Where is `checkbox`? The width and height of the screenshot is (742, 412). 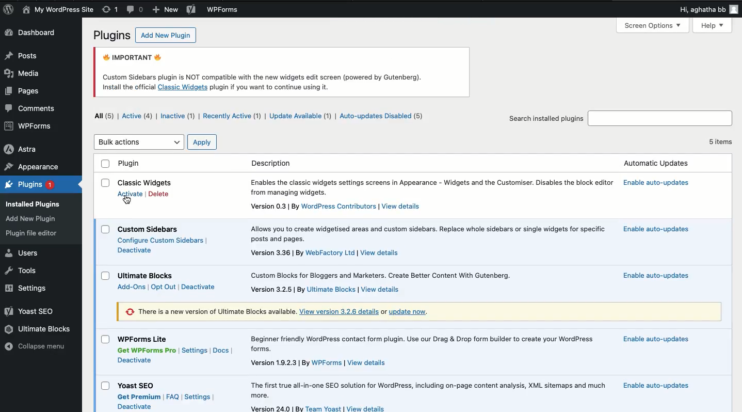 checkbox is located at coordinates (105, 339).